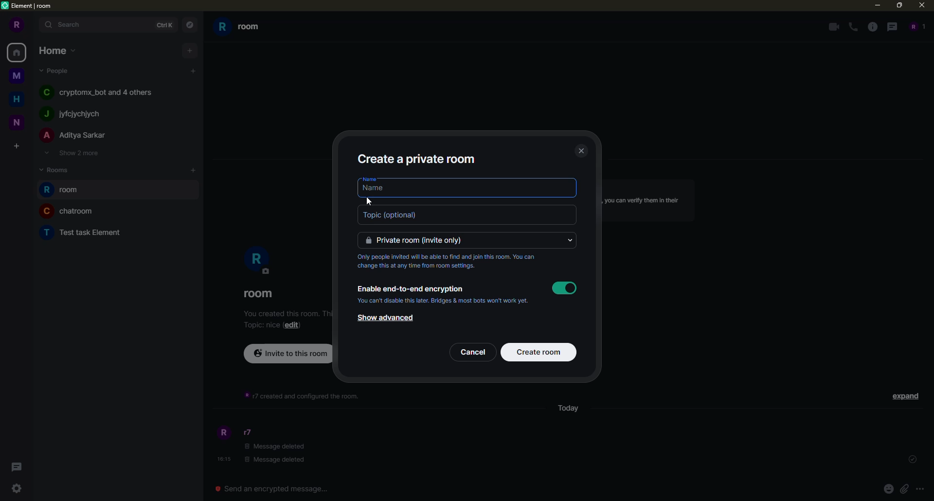 This screenshot has height=501, width=934. Describe the element at coordinates (917, 25) in the screenshot. I see `people` at that location.